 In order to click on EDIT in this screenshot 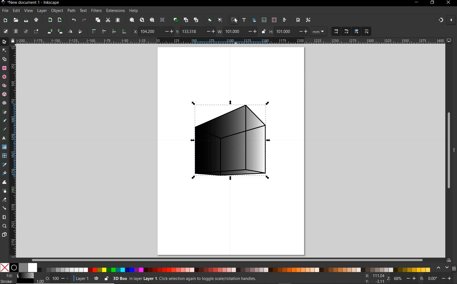, I will do `click(16, 11)`.